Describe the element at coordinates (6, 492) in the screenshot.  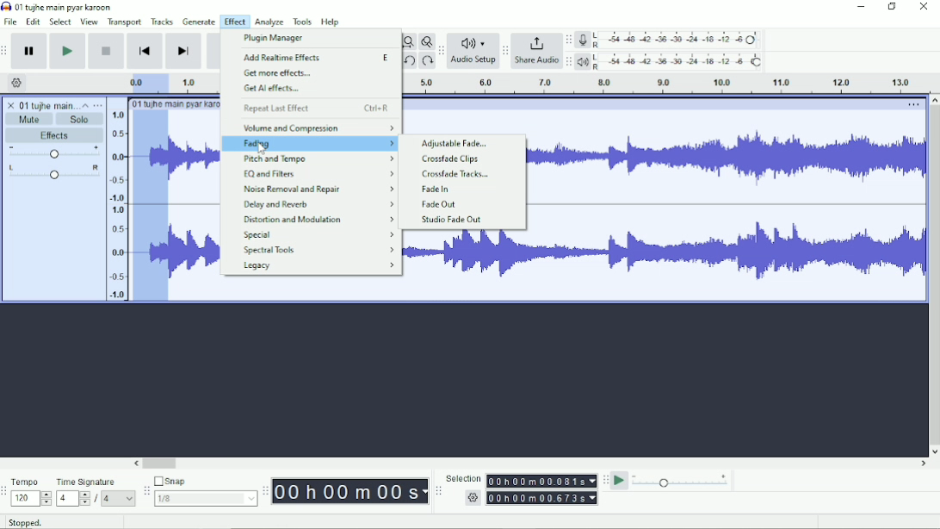
I see `Audacity time signature toolbar` at that location.